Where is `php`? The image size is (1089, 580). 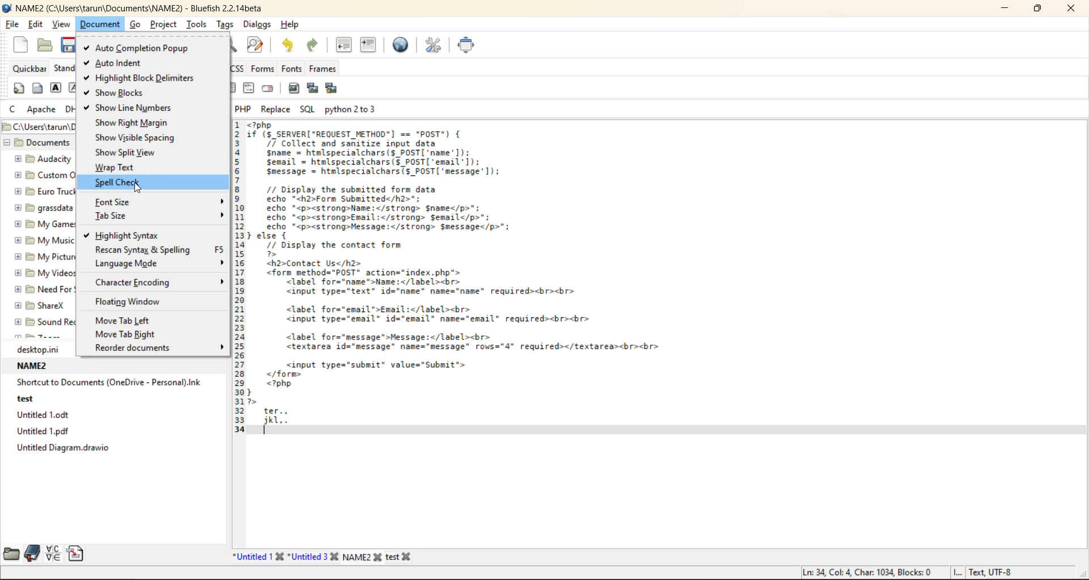
php is located at coordinates (243, 108).